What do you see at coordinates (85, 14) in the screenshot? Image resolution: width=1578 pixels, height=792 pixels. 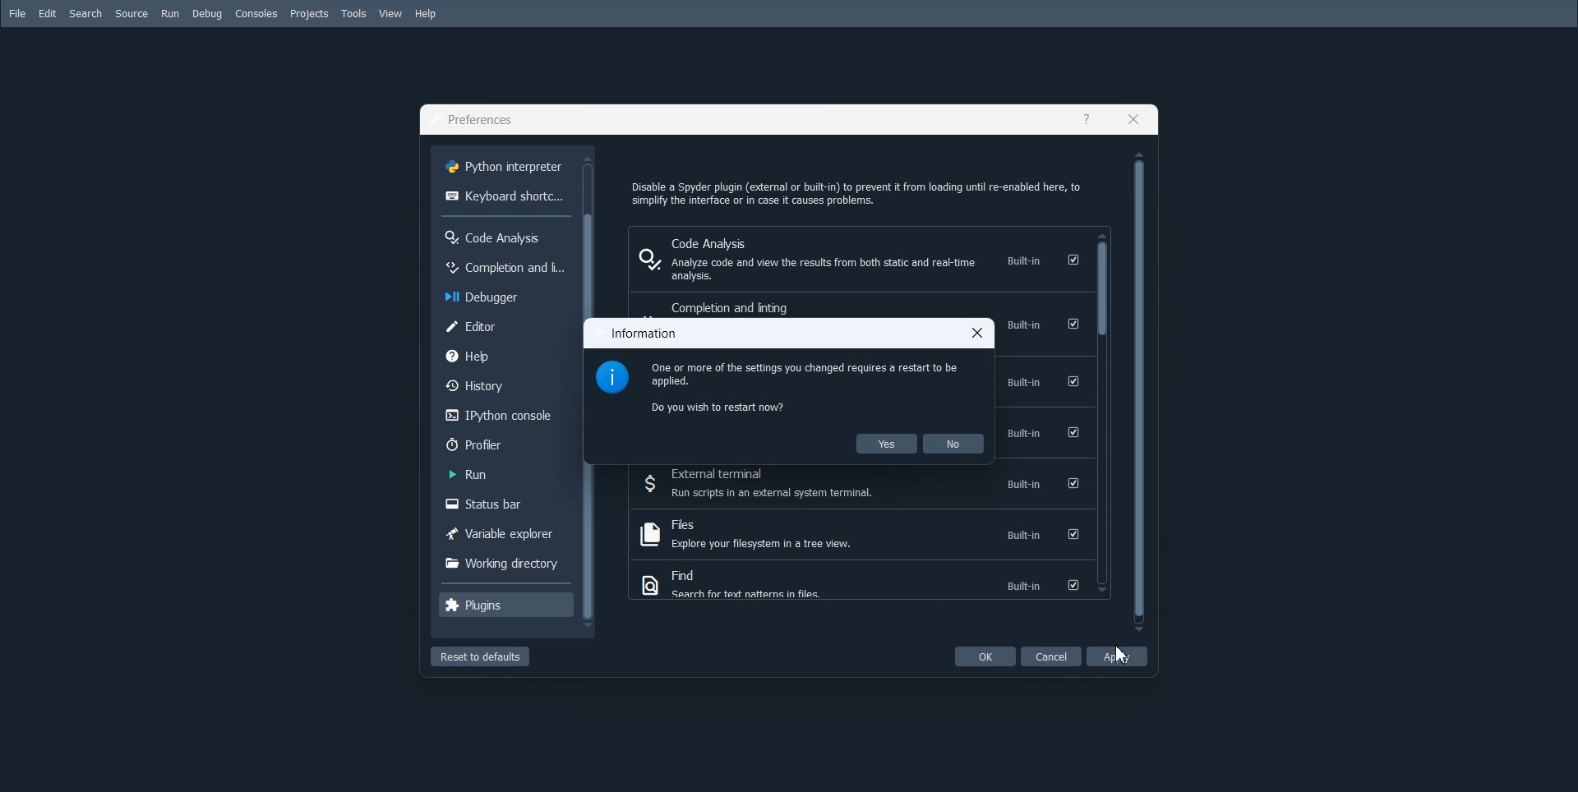 I see `Search` at bounding box center [85, 14].